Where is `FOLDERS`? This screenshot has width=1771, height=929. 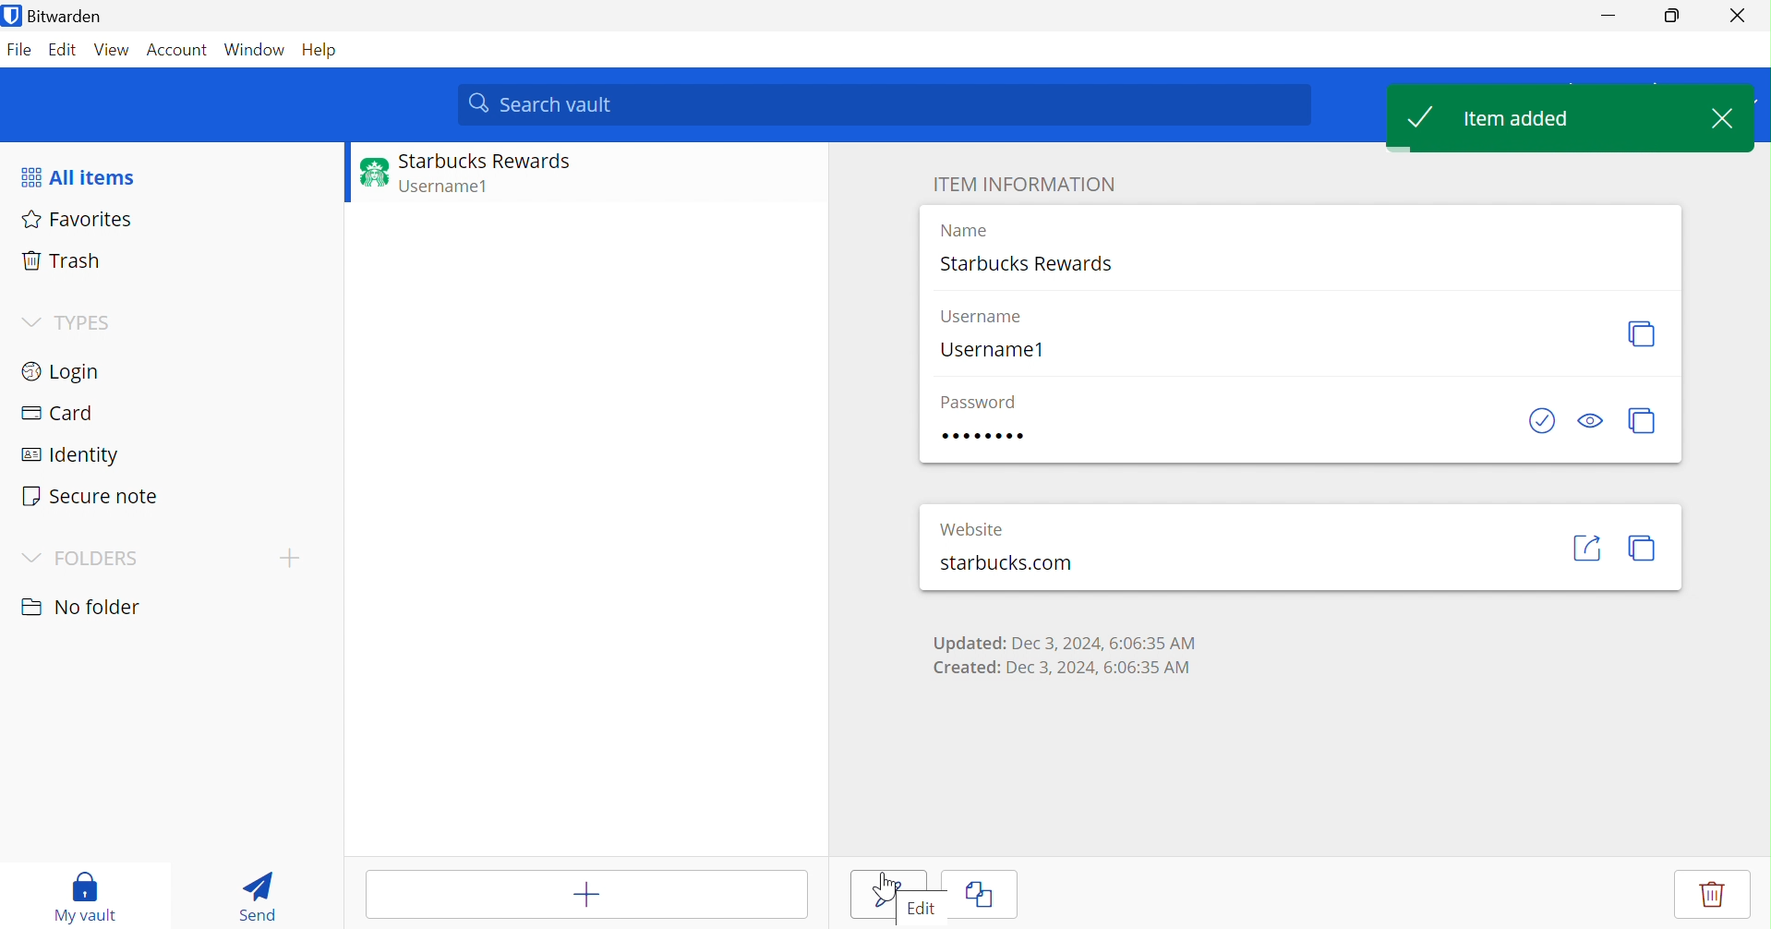 FOLDERS is located at coordinates (98, 561).